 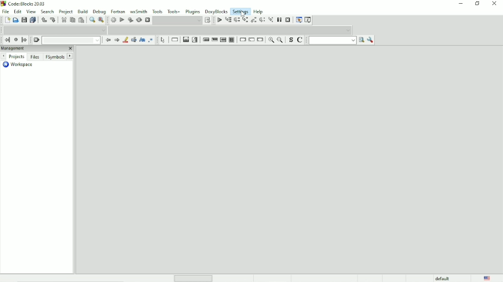 I want to click on Maximize, so click(x=477, y=4).